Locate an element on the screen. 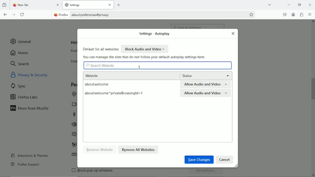 The width and height of the screenshot is (315, 177). remove website is located at coordinates (100, 149).